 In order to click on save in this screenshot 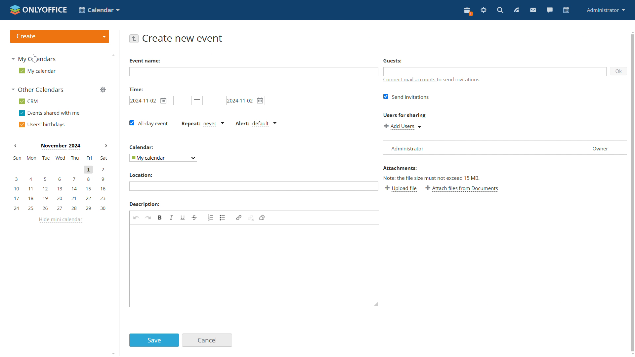, I will do `click(154, 340)`.